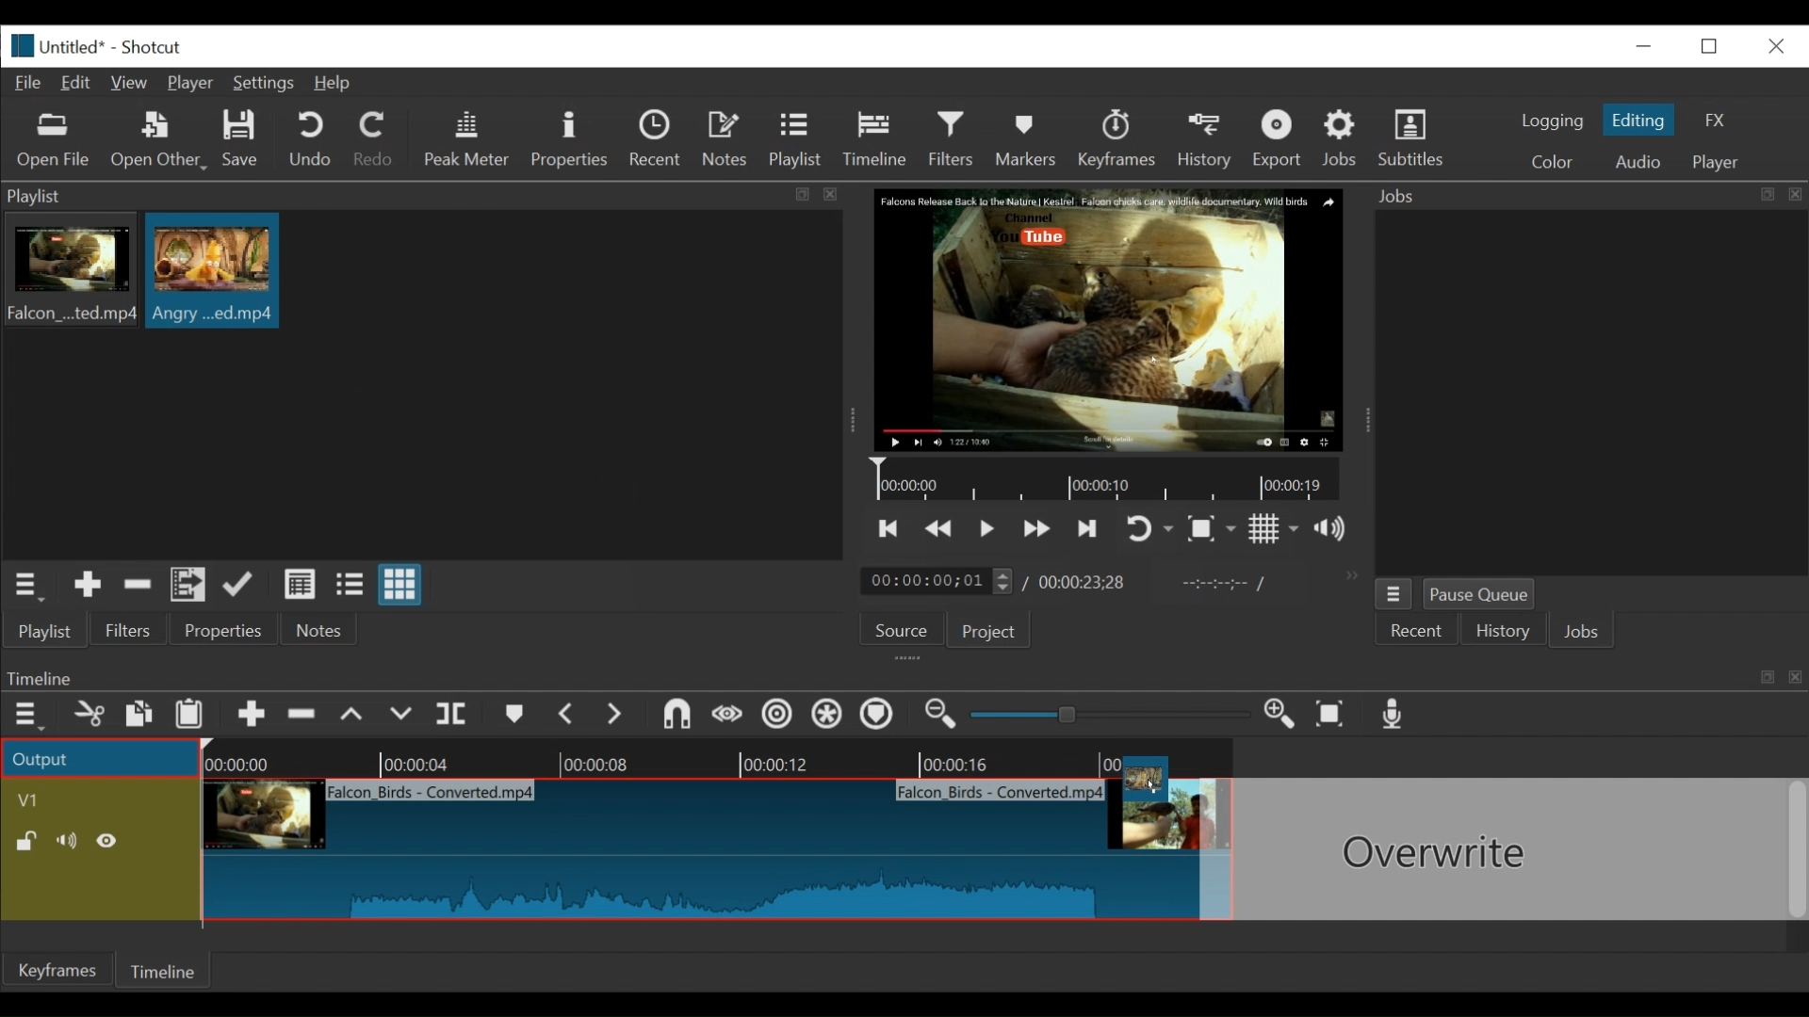 Image resolution: width=1809 pixels, height=1017 pixels. Describe the element at coordinates (241, 141) in the screenshot. I see `Save` at that location.